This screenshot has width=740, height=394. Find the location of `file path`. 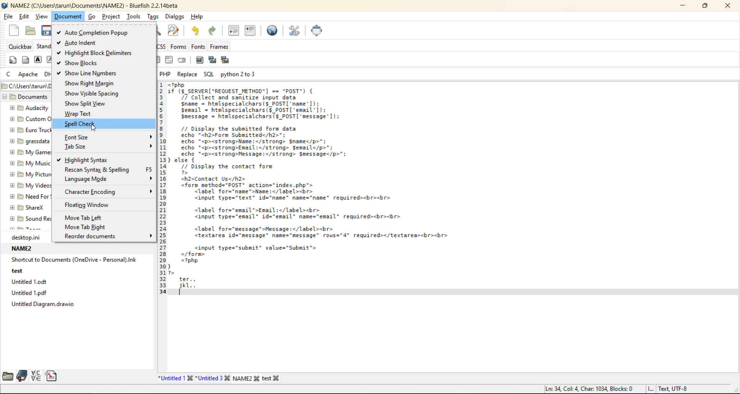

file path is located at coordinates (26, 86).